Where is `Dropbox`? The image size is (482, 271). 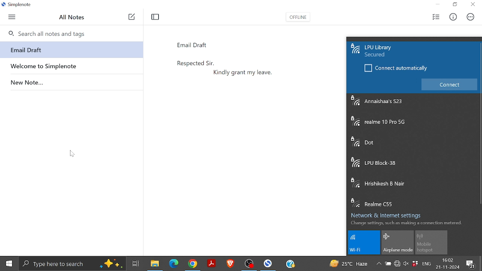 Dropbox is located at coordinates (415, 263).